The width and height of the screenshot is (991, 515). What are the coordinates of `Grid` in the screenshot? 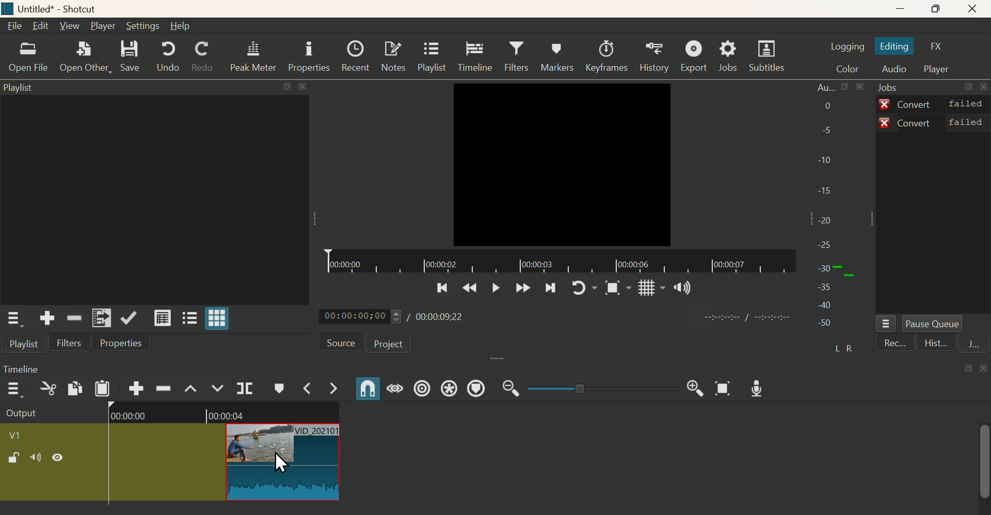 It's located at (646, 289).